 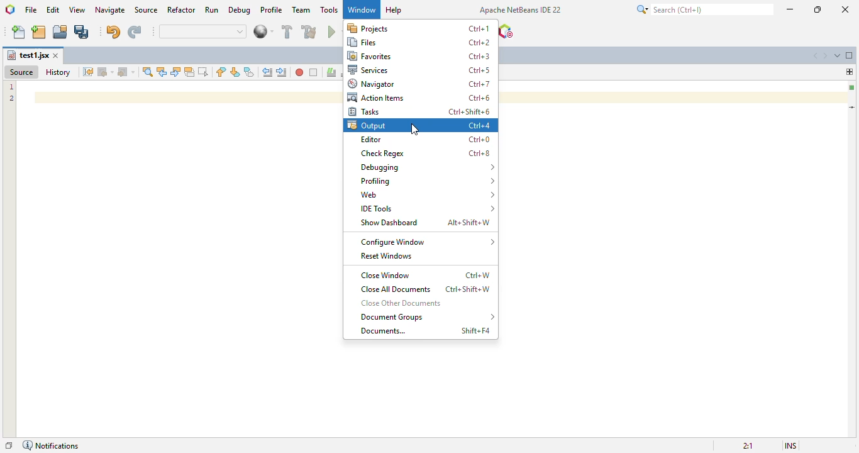 What do you see at coordinates (790, 9) in the screenshot?
I see `minimize` at bounding box center [790, 9].